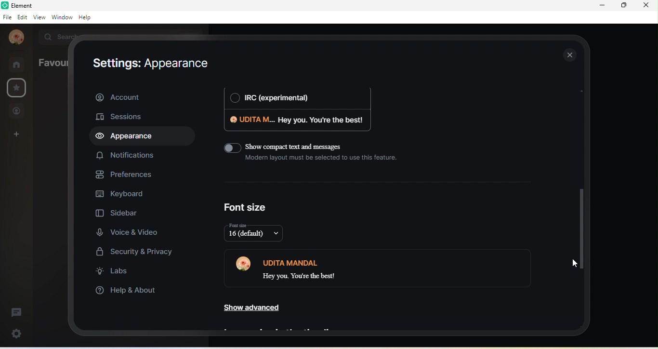 This screenshot has height=349, width=658. I want to click on view, so click(39, 17).